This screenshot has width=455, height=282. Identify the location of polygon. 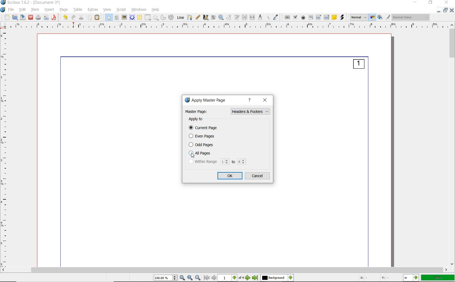
(157, 18).